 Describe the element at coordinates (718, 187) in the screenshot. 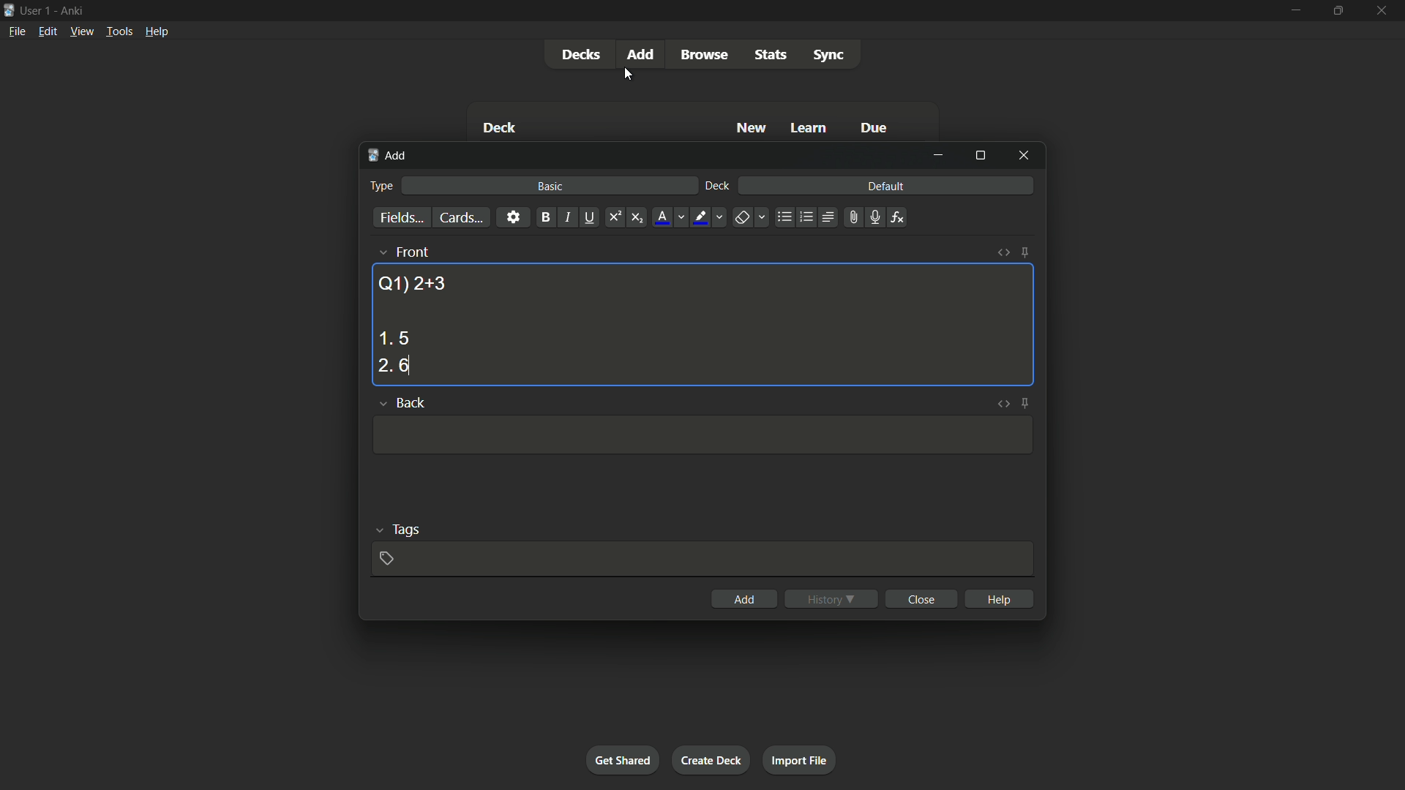

I see `deck` at that location.